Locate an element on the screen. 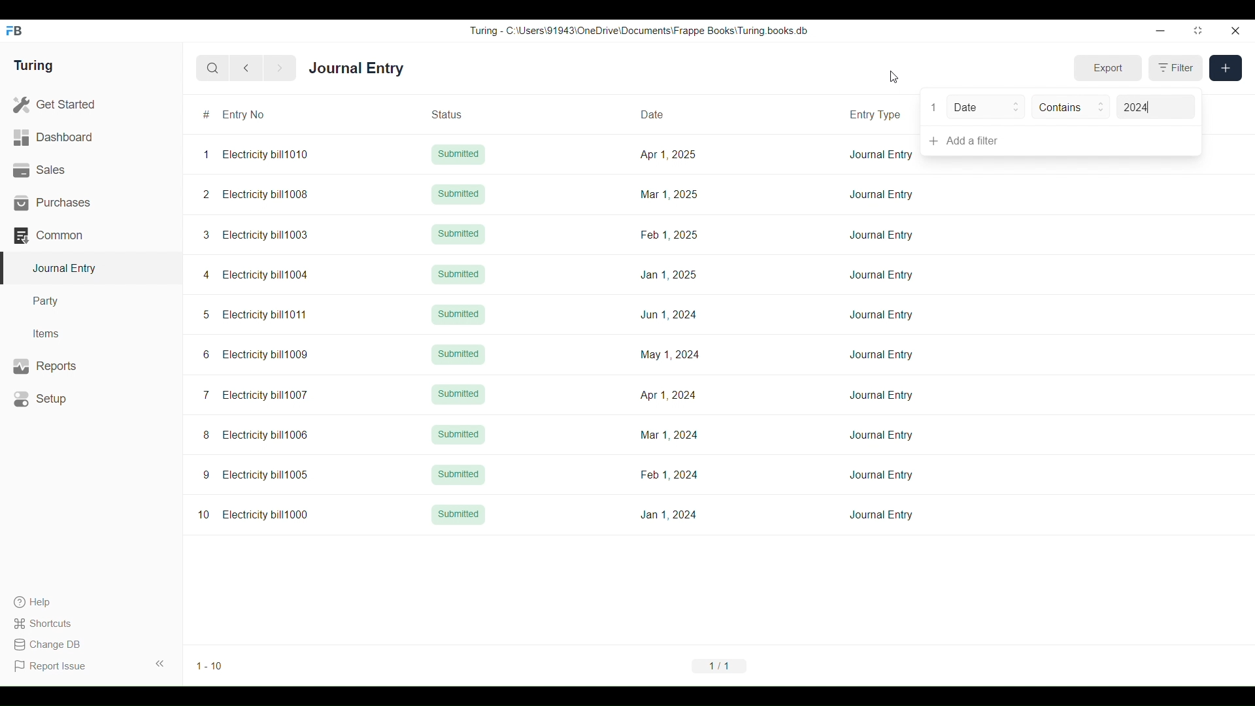 This screenshot has width=1255, height=706. 5 Electricity bill1011 is located at coordinates (254, 315).